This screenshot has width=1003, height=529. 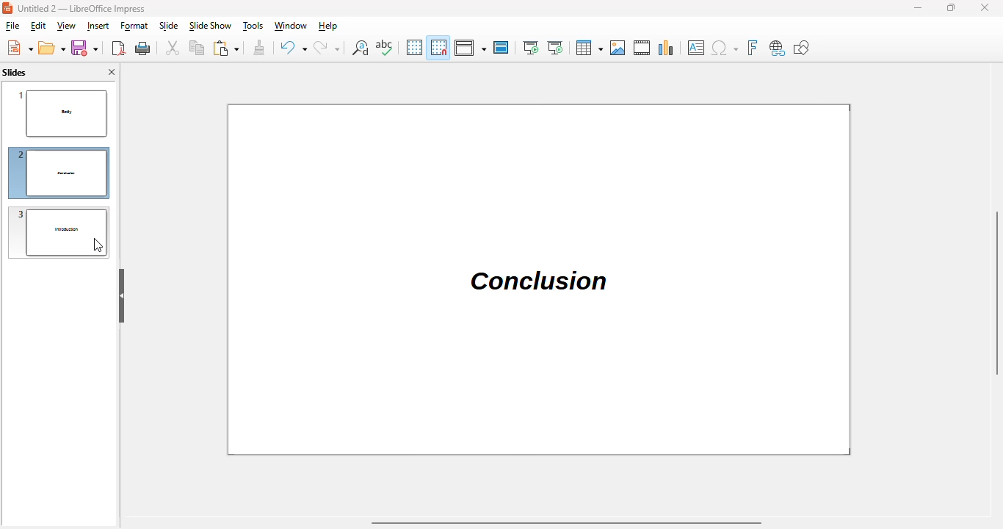 I want to click on slide 3, so click(x=59, y=232).